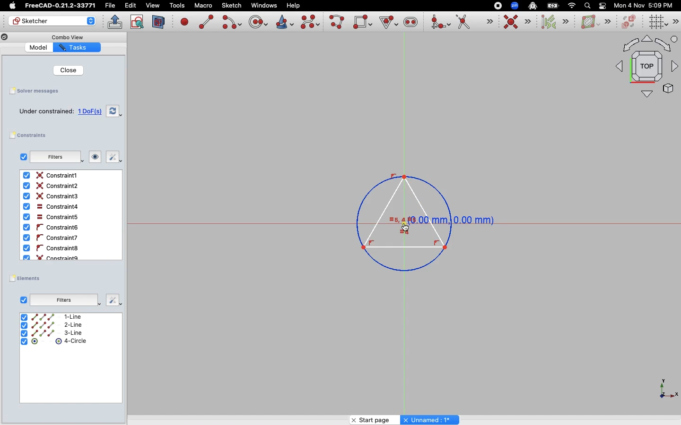  I want to click on Create circle, so click(258, 21).